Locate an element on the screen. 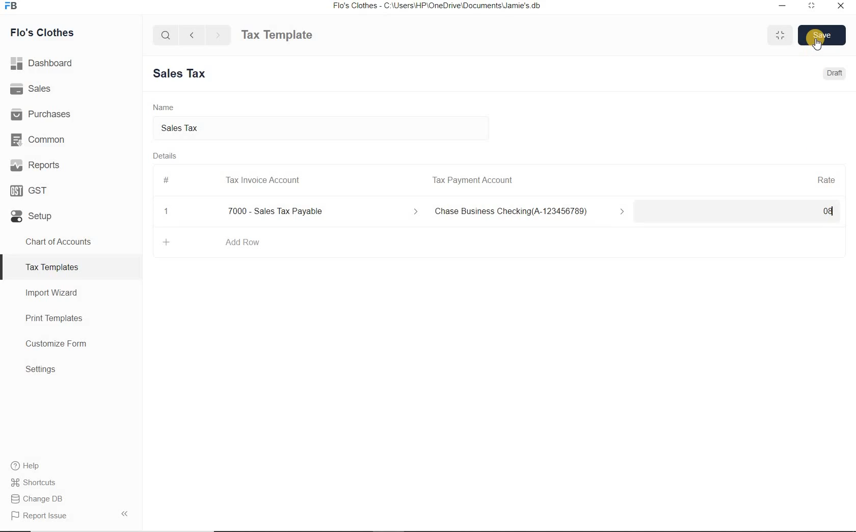 The height and width of the screenshot is (532, 856). New Entry is located at coordinates (183, 74).